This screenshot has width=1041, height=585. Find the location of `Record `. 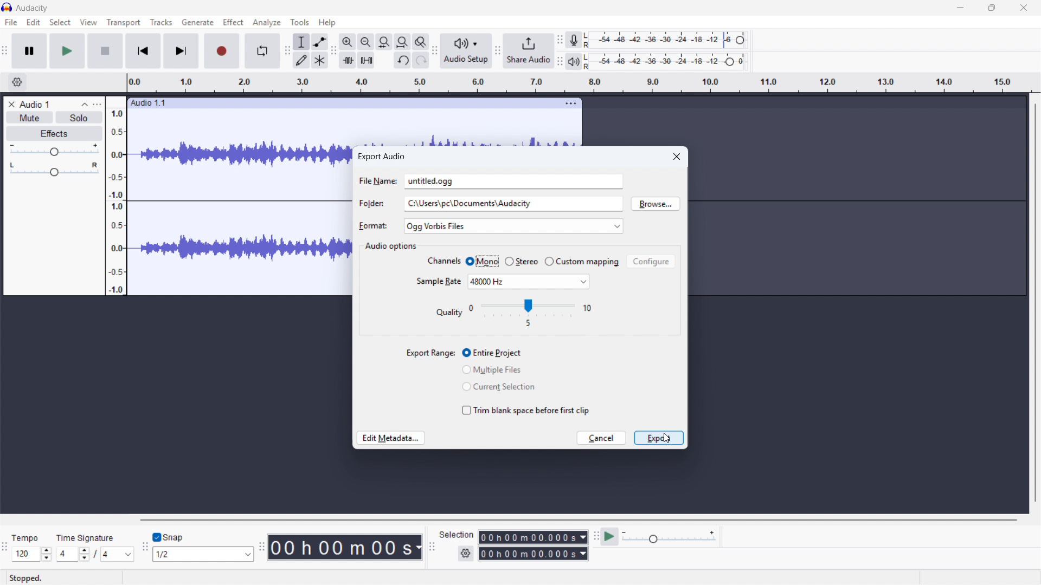

Record  is located at coordinates (222, 51).